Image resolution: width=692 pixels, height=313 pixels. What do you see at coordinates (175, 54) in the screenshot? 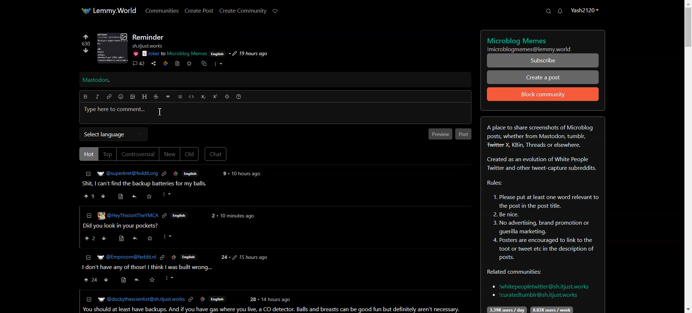
I see `` at bounding box center [175, 54].